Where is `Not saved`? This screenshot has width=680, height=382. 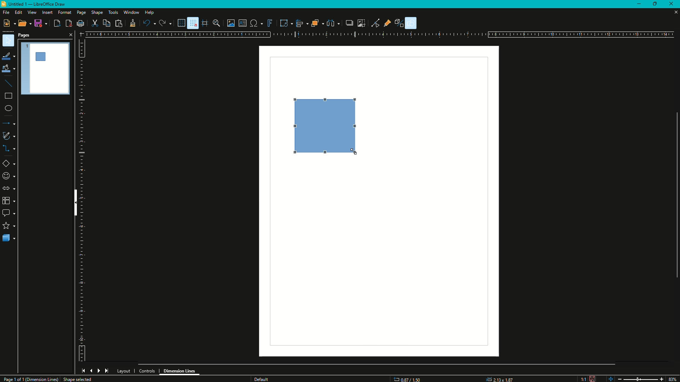 Not saved is located at coordinates (592, 378).